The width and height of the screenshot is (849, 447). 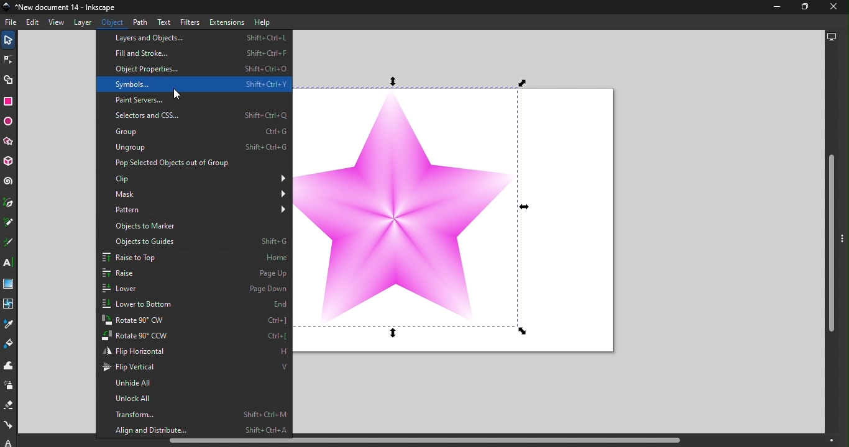 I want to click on Selectors and CSS, so click(x=195, y=115).